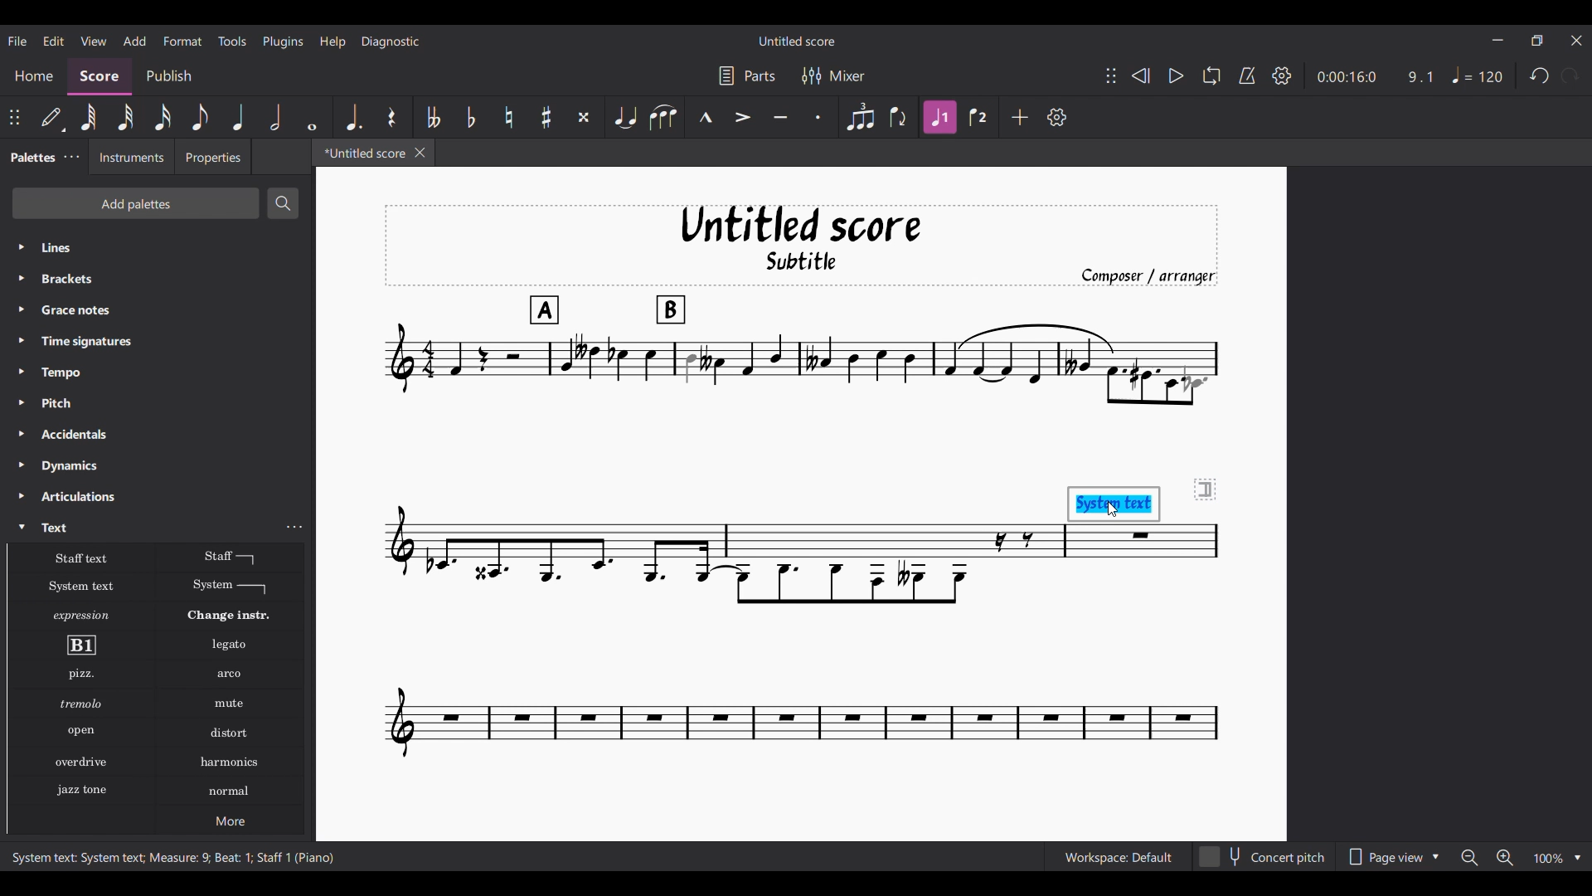 The height and width of the screenshot is (896, 1592). Describe the element at coordinates (743, 117) in the screenshot. I see `Accent` at that location.